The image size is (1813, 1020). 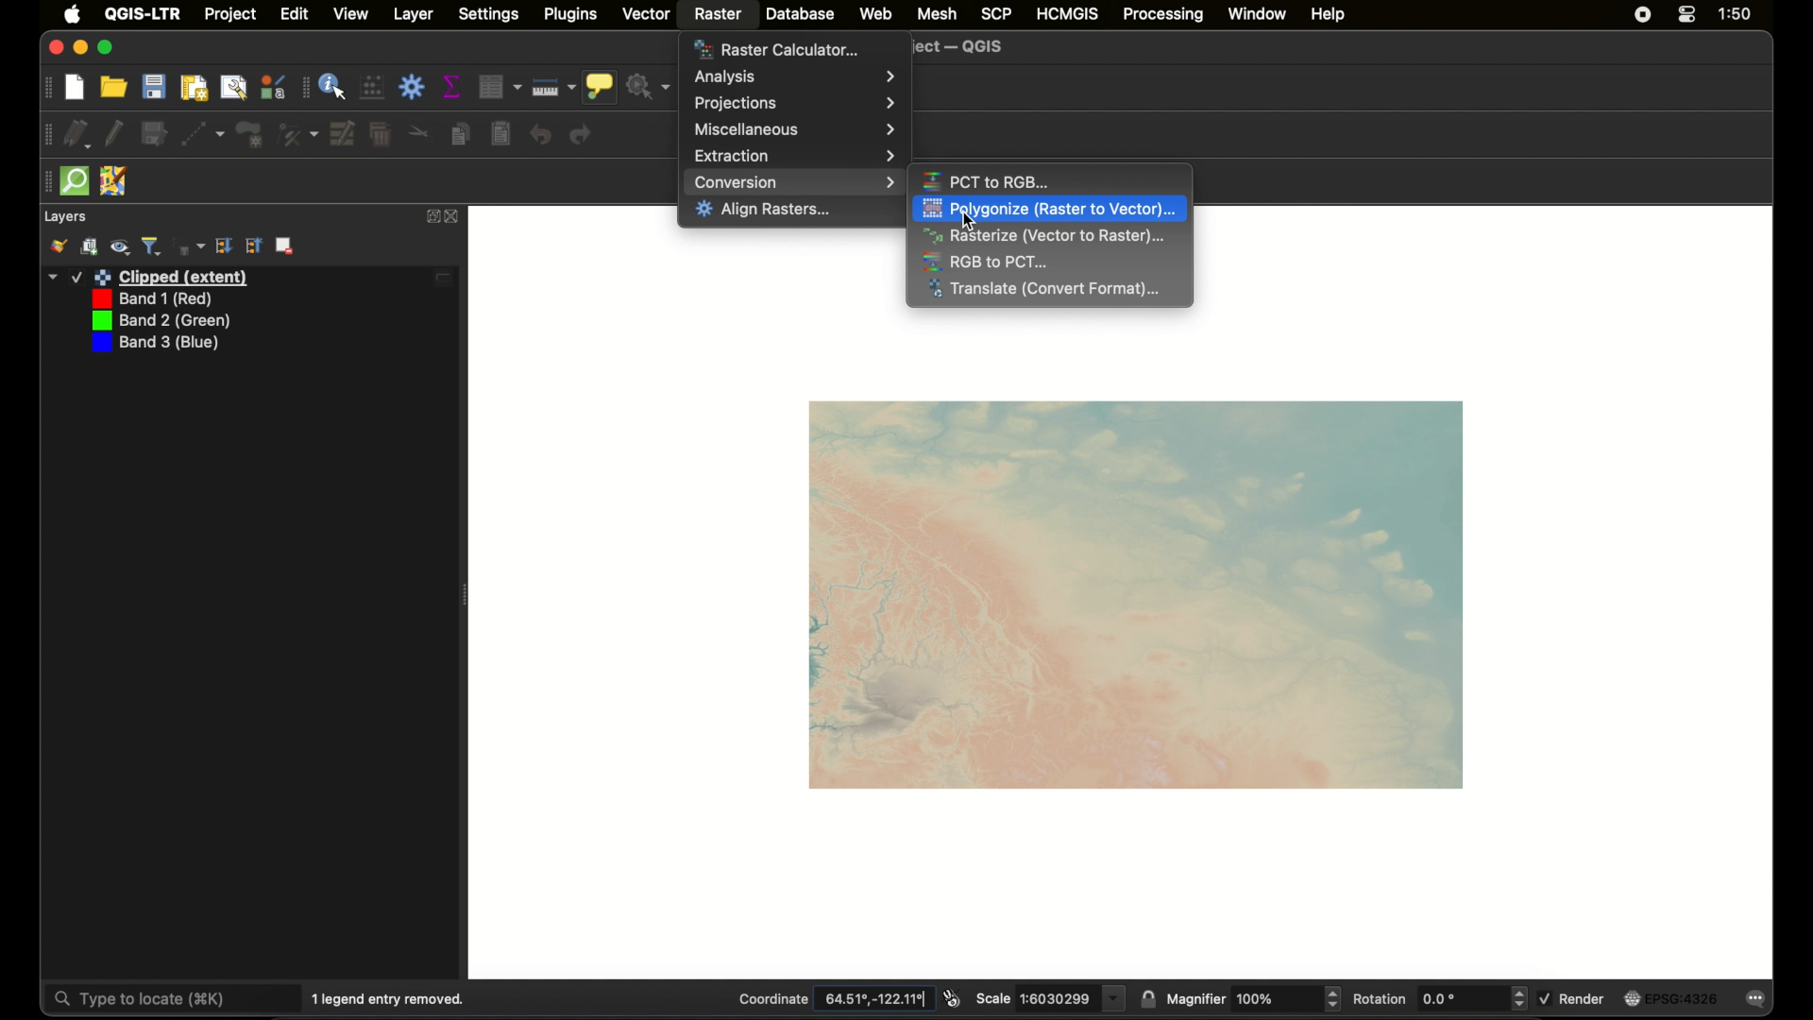 I want to click on align rasters, so click(x=764, y=211).